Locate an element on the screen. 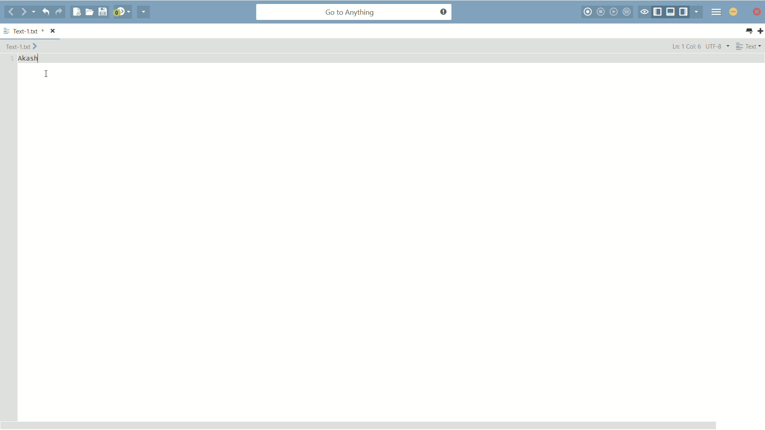  undo is located at coordinates (46, 12).